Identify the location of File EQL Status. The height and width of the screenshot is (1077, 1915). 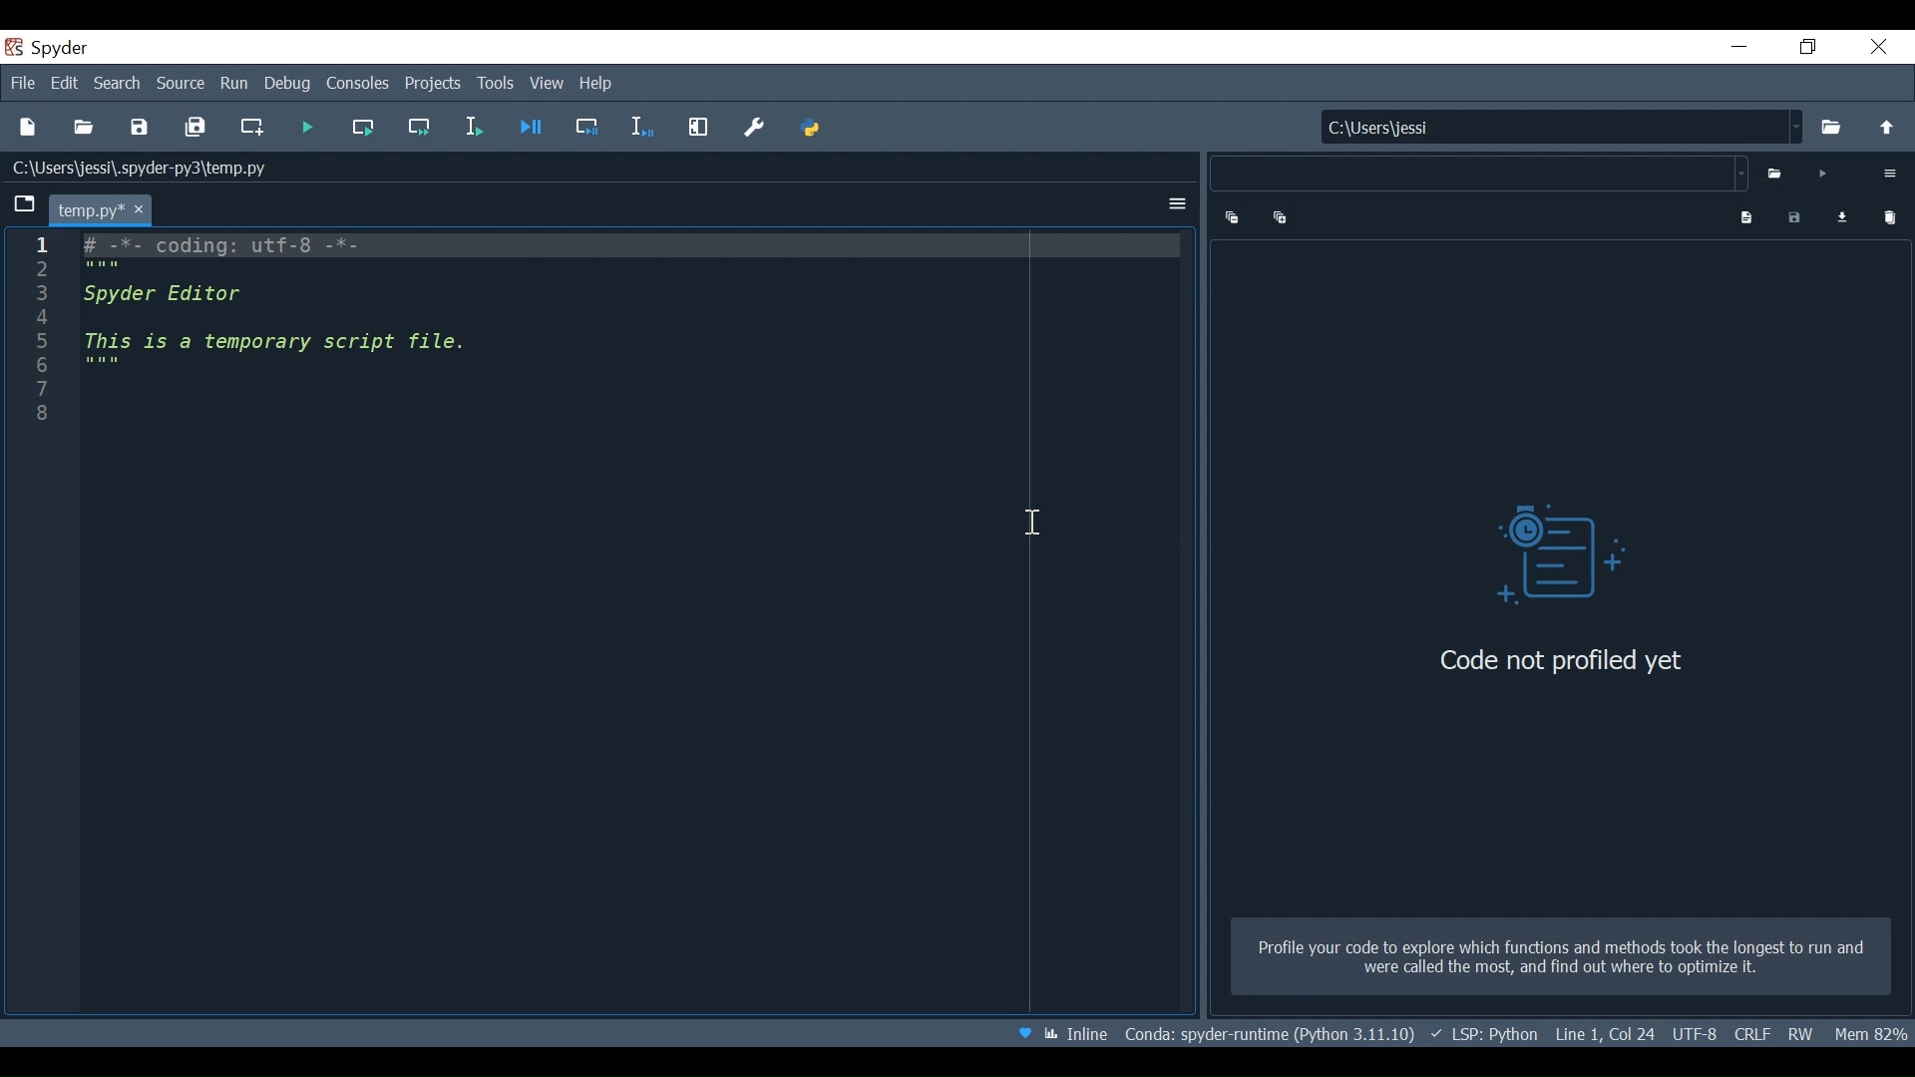
(1751, 1031).